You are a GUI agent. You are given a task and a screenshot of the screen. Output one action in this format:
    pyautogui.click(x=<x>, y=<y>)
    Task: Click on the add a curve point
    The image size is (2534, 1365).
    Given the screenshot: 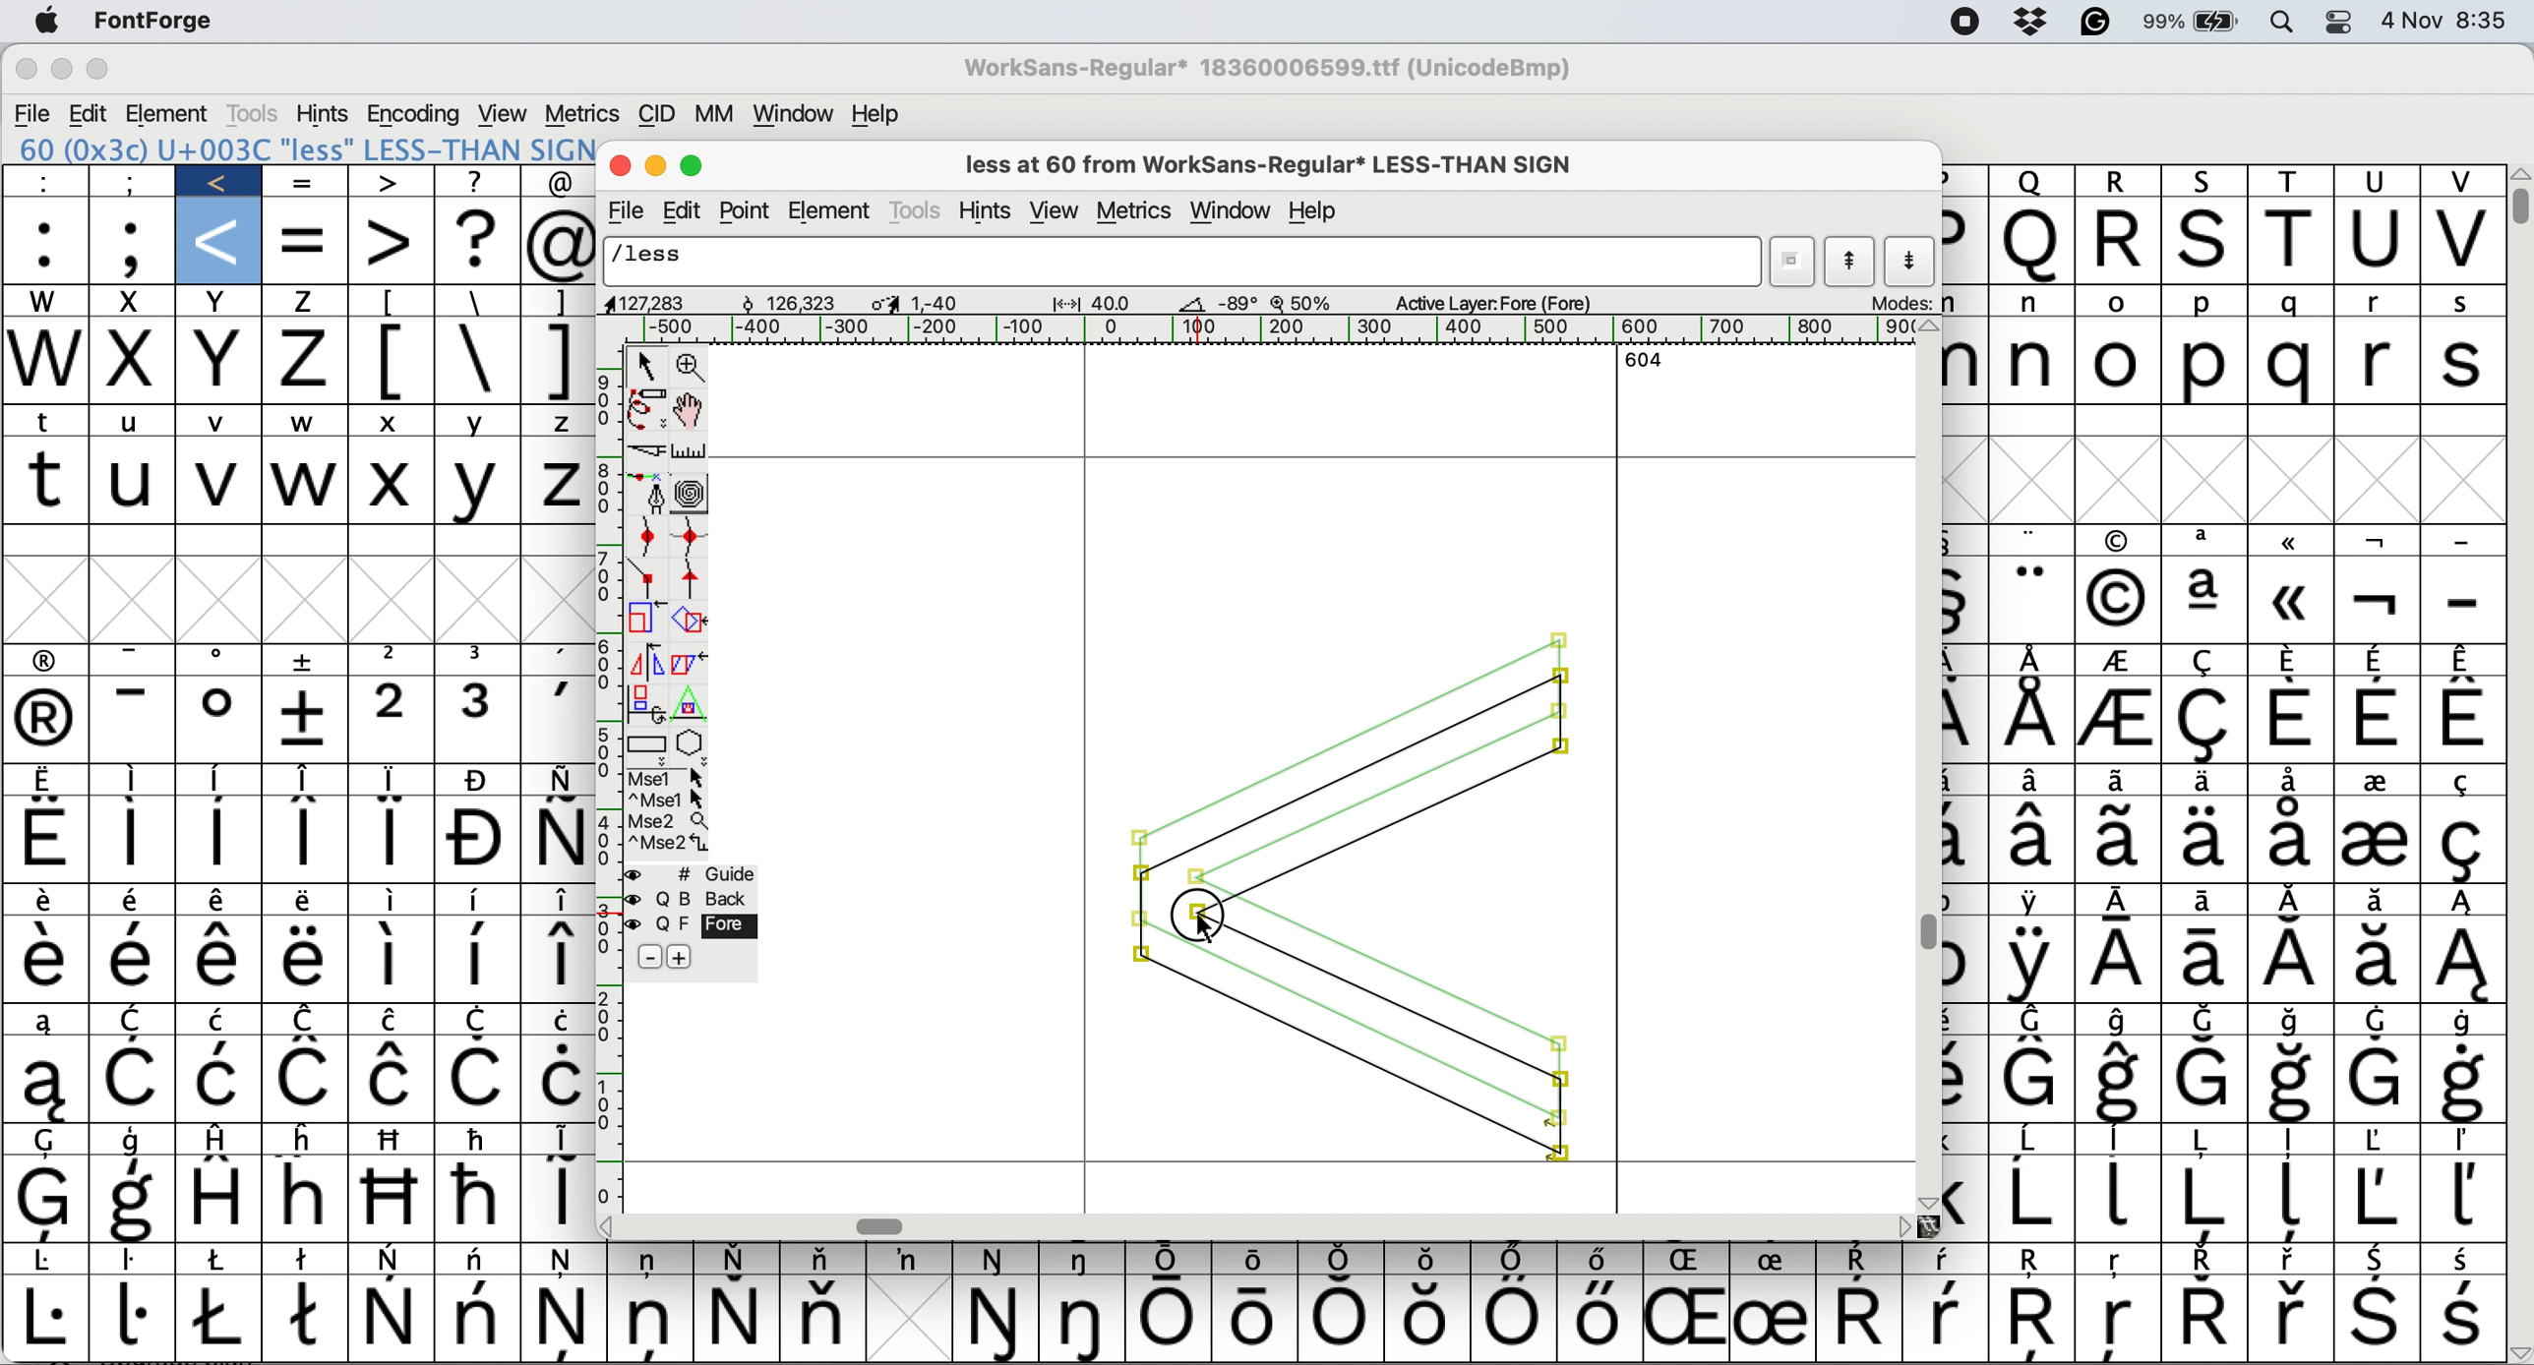 What is the action you would take?
    pyautogui.click(x=646, y=533)
    